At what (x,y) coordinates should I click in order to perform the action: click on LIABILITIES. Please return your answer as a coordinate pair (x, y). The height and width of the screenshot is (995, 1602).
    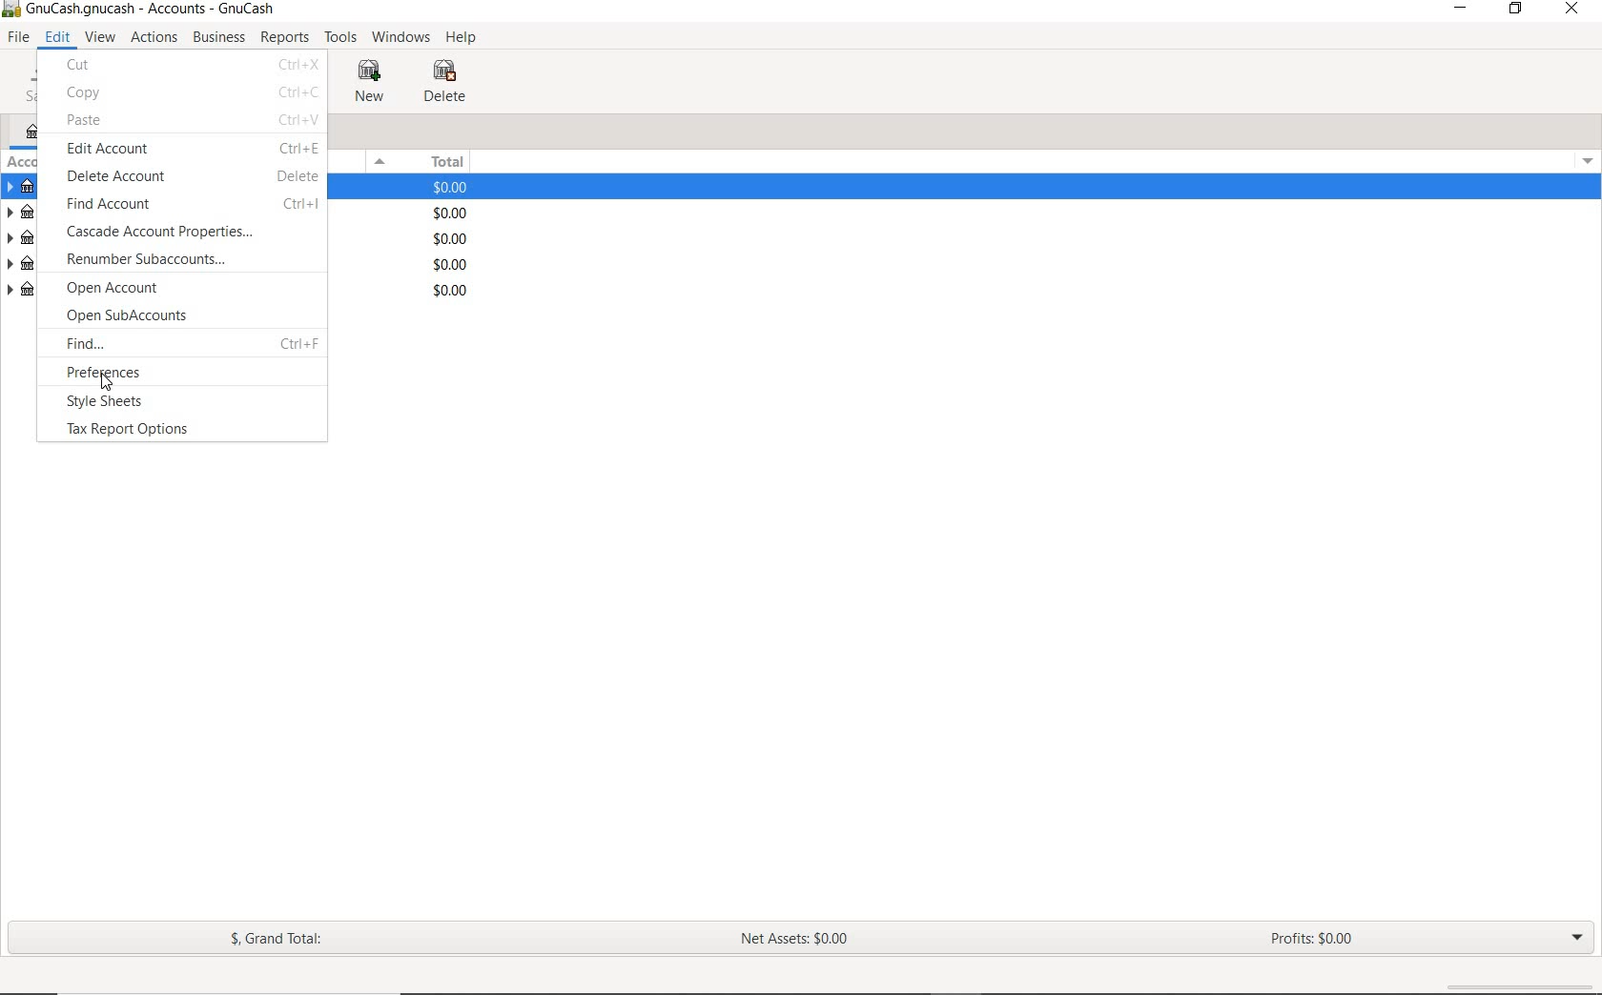
    Looking at the image, I should click on (17, 212).